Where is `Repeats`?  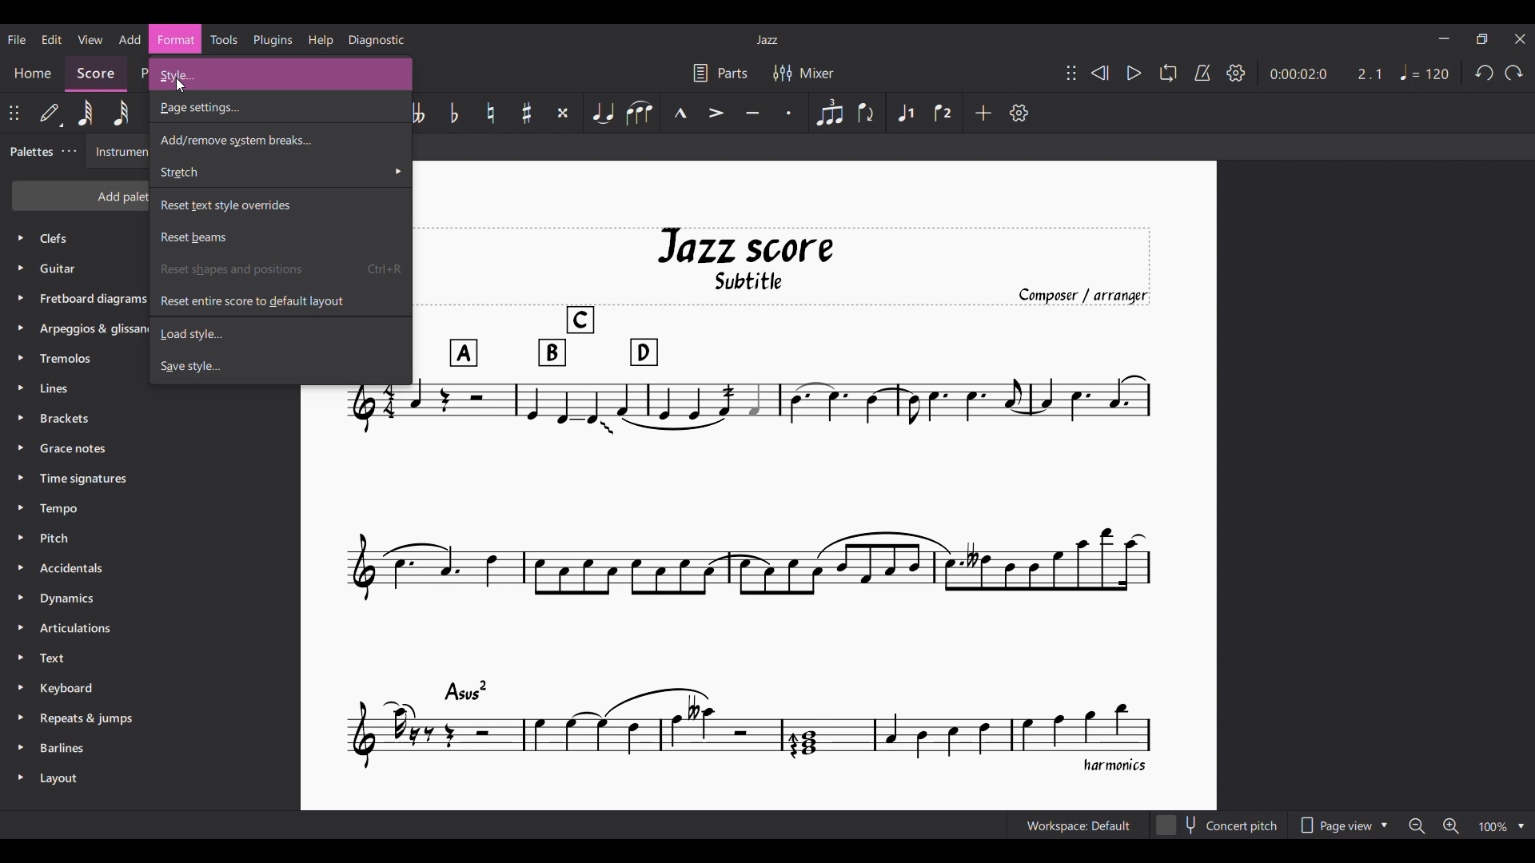 Repeats is located at coordinates (93, 718).